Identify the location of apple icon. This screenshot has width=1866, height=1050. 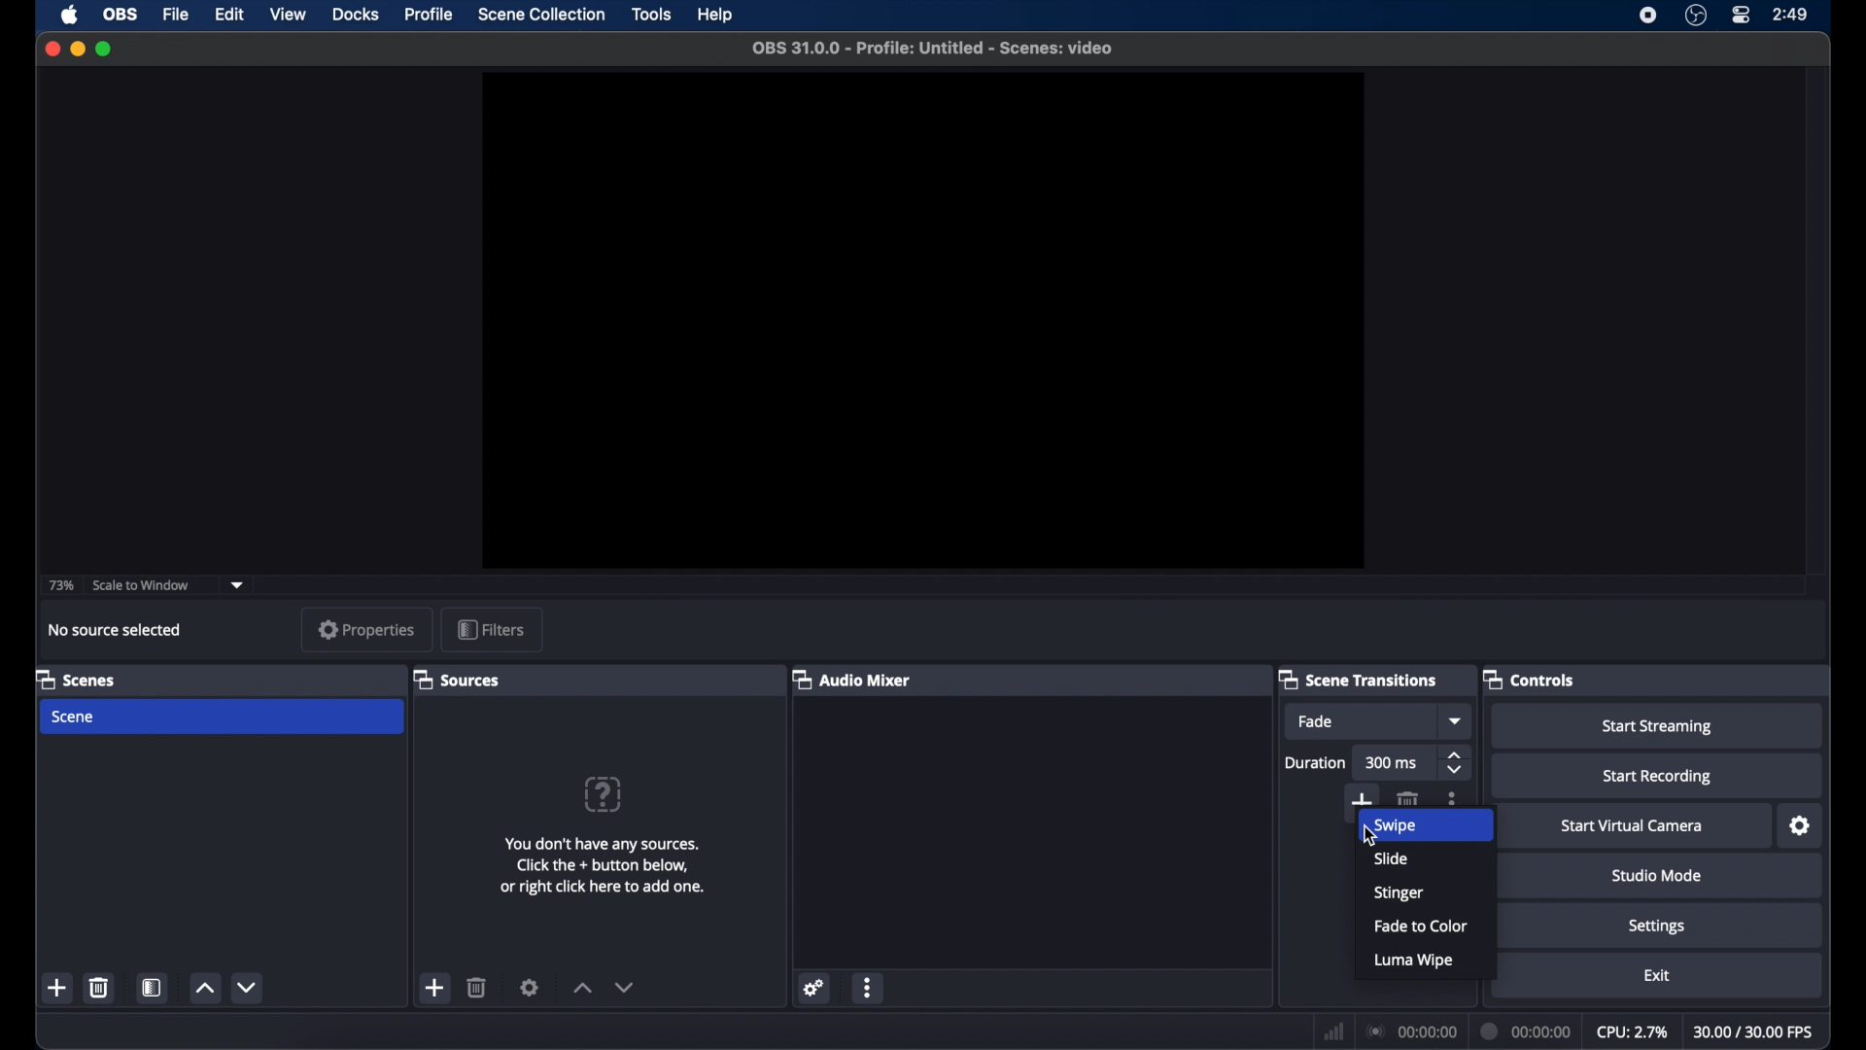
(69, 16).